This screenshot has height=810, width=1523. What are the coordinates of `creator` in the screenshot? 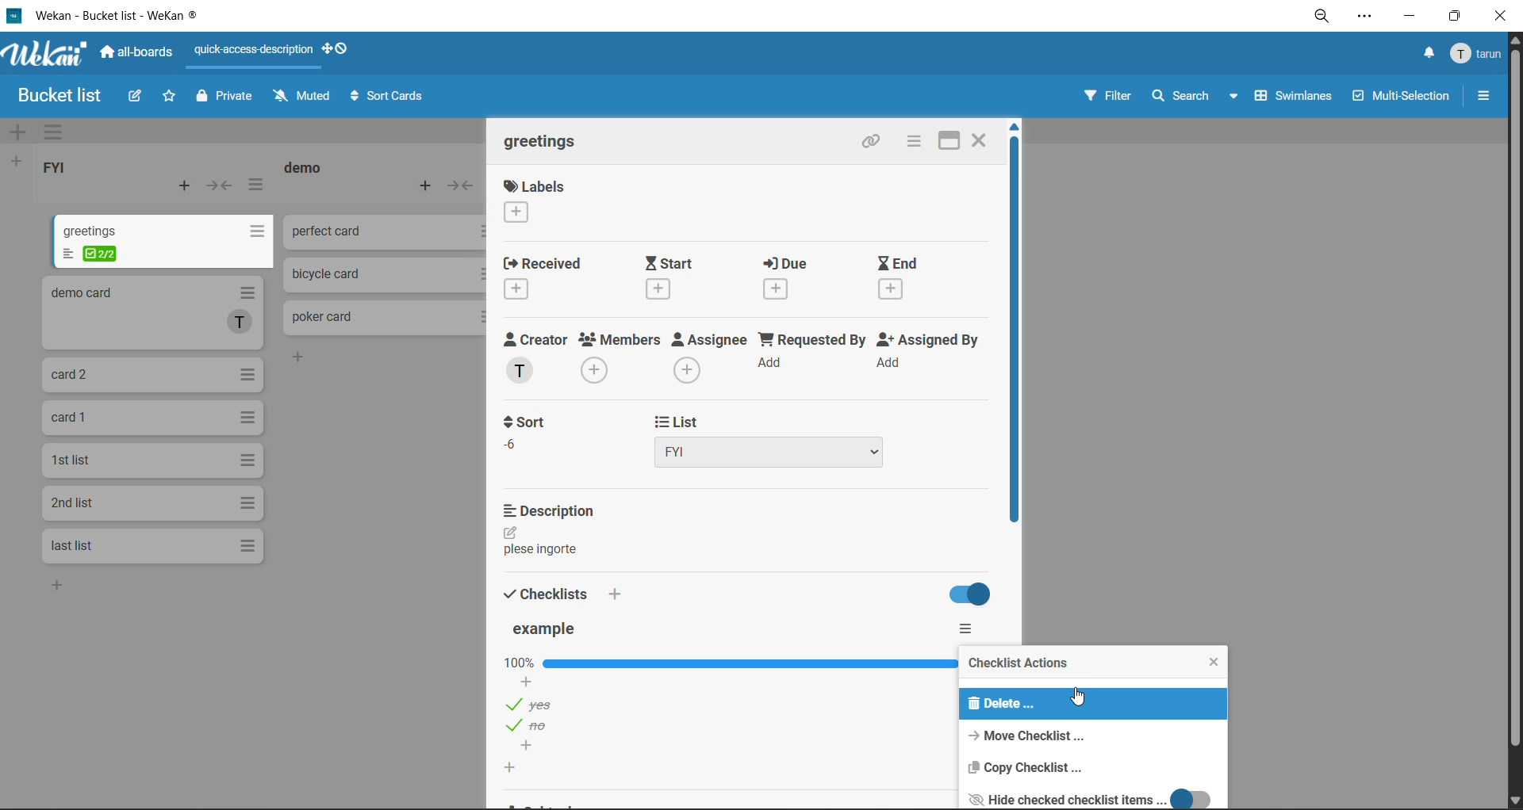 It's located at (535, 358).